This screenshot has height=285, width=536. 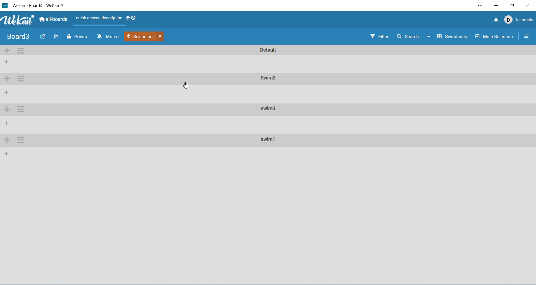 What do you see at coordinates (7, 78) in the screenshot?
I see `add swimlane` at bounding box center [7, 78].